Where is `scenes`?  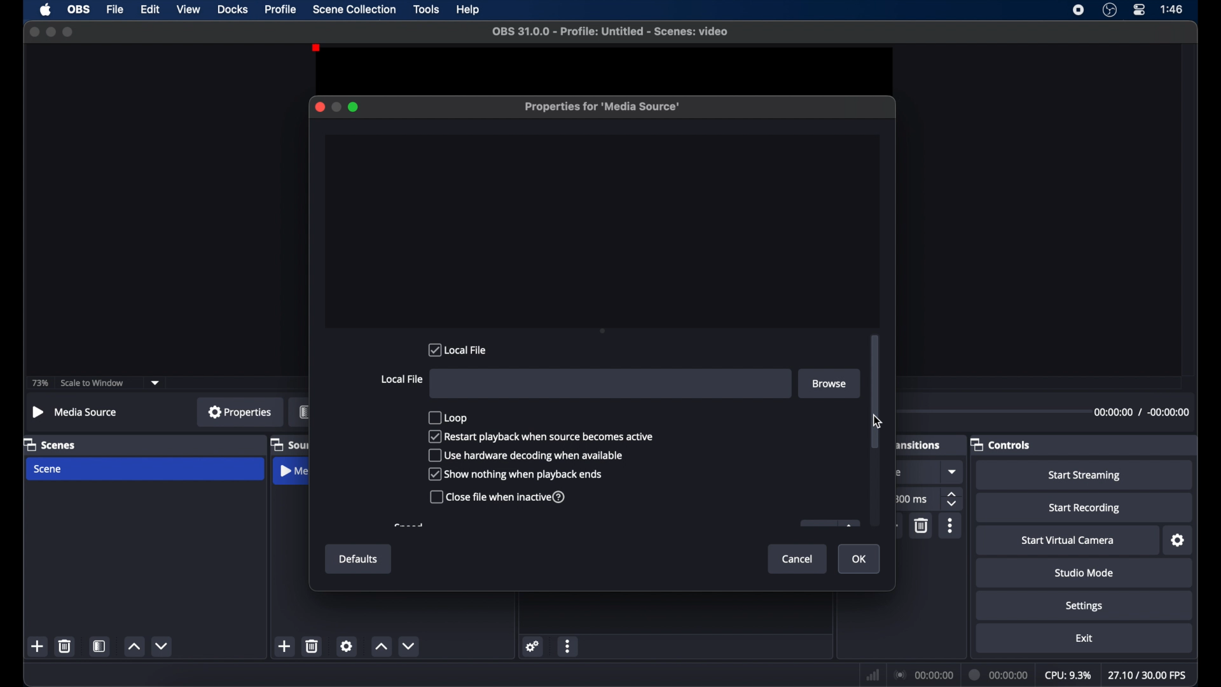
scenes is located at coordinates (49, 445).